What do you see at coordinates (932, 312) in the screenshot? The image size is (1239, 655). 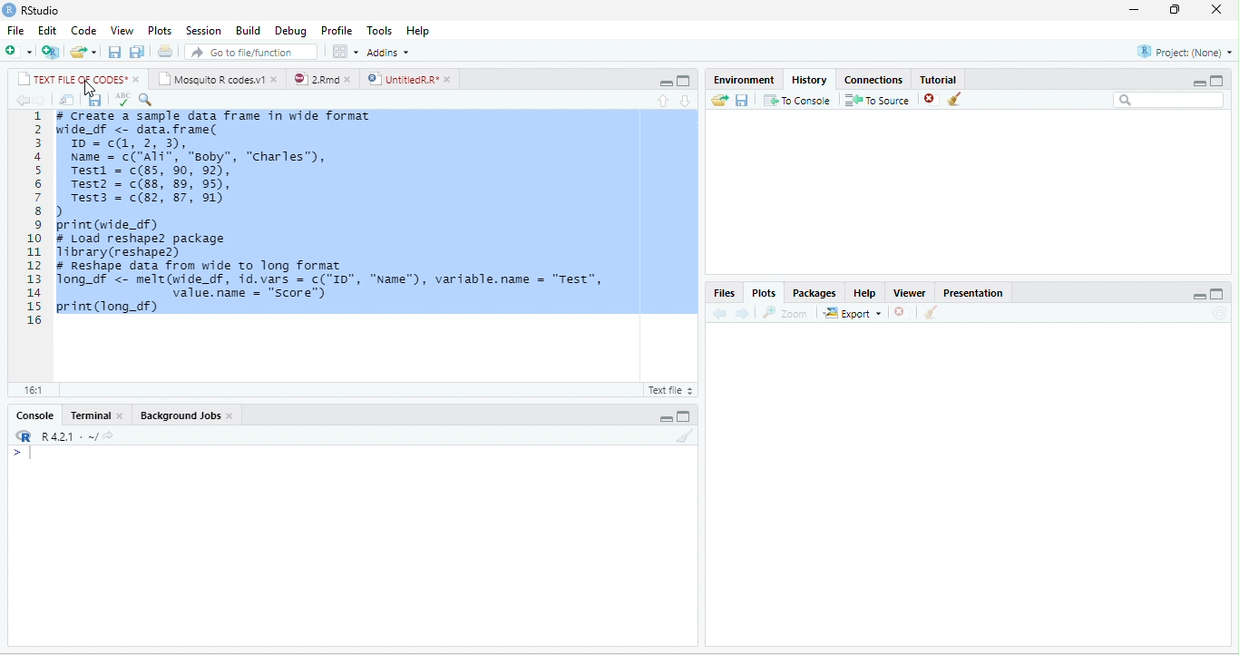 I see `clear` at bounding box center [932, 312].